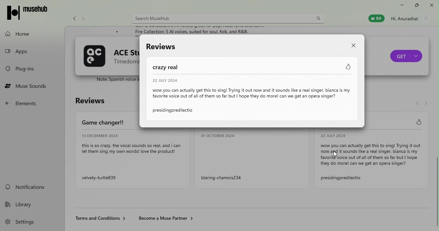  I want to click on close, so click(433, 5).